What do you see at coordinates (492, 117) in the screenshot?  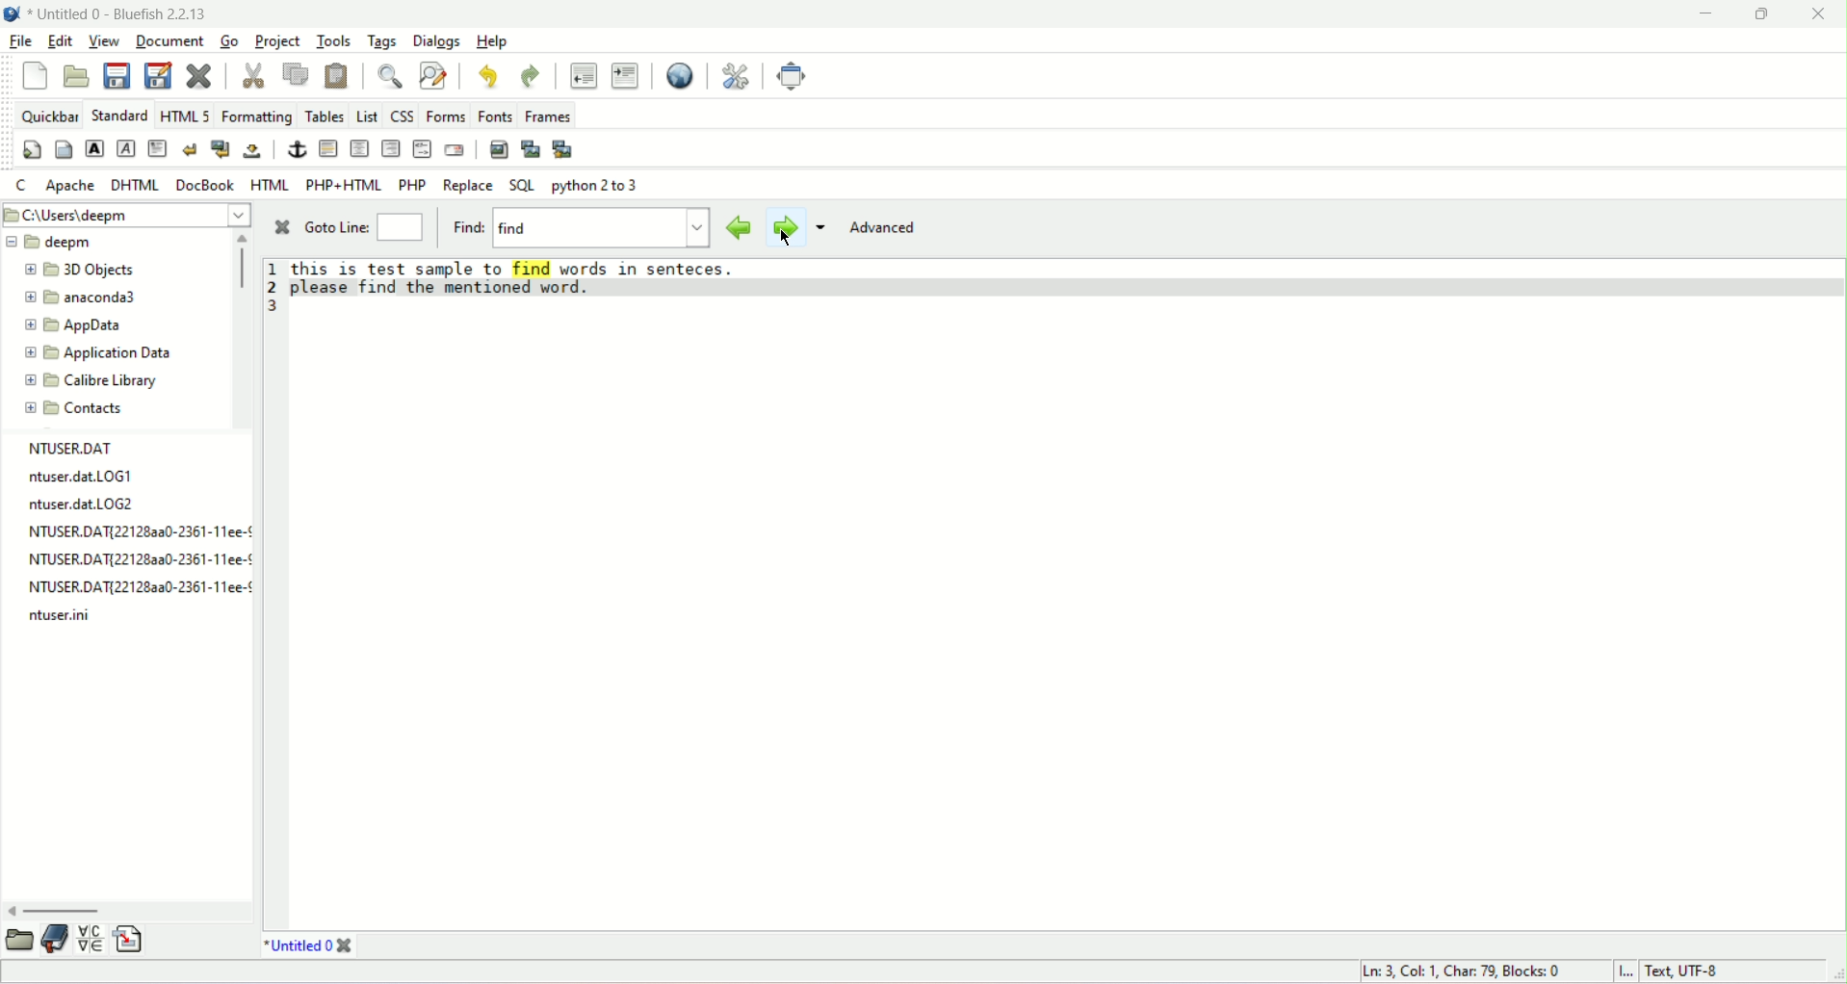 I see `fonts` at bounding box center [492, 117].